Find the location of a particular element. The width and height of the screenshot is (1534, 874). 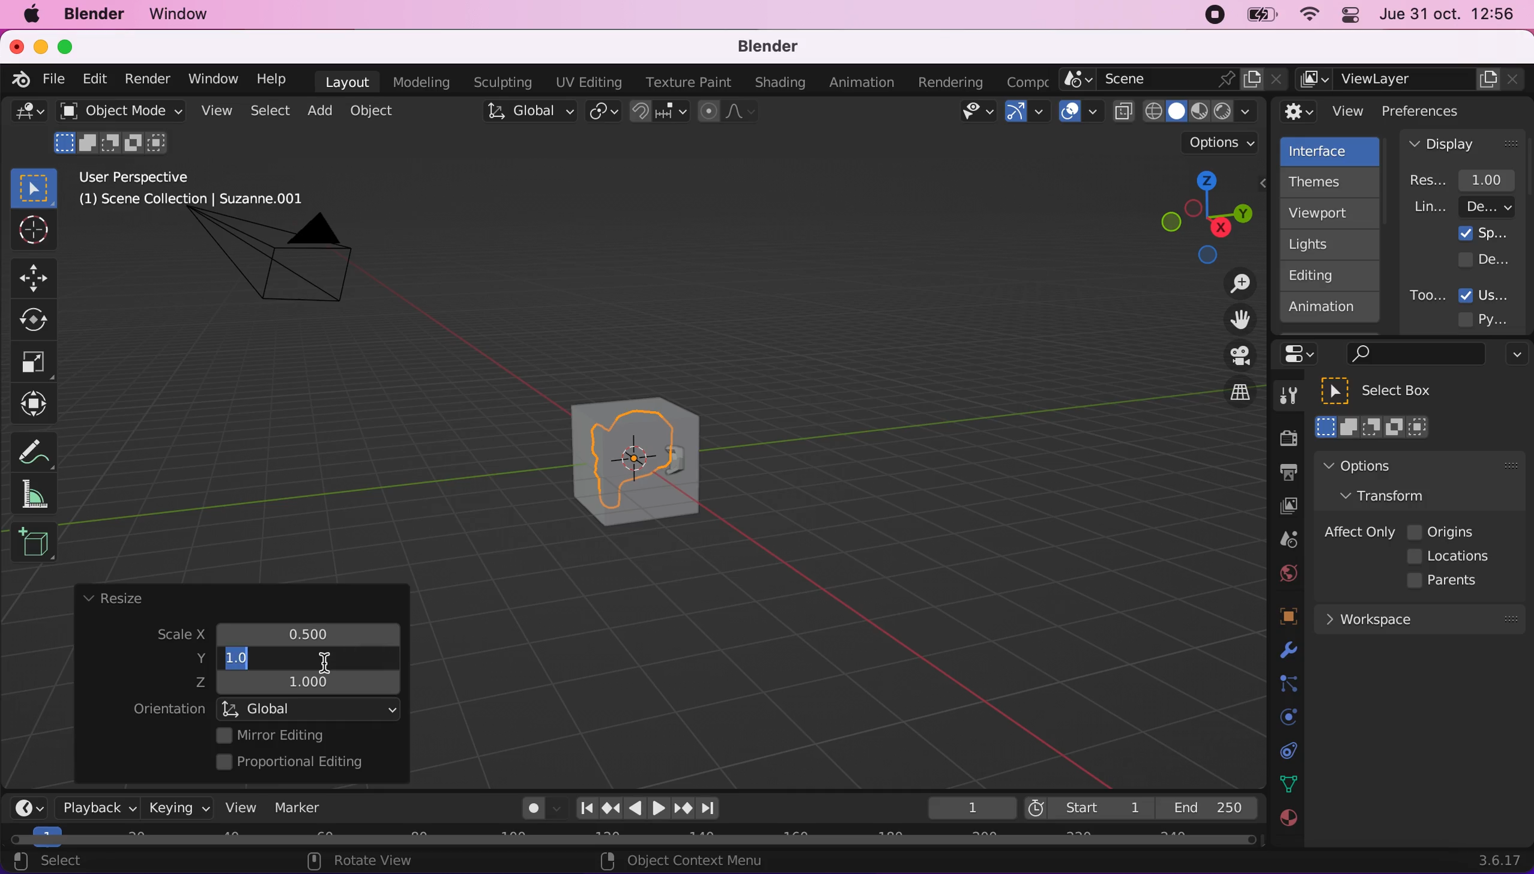

mirror editing is located at coordinates (305, 735).